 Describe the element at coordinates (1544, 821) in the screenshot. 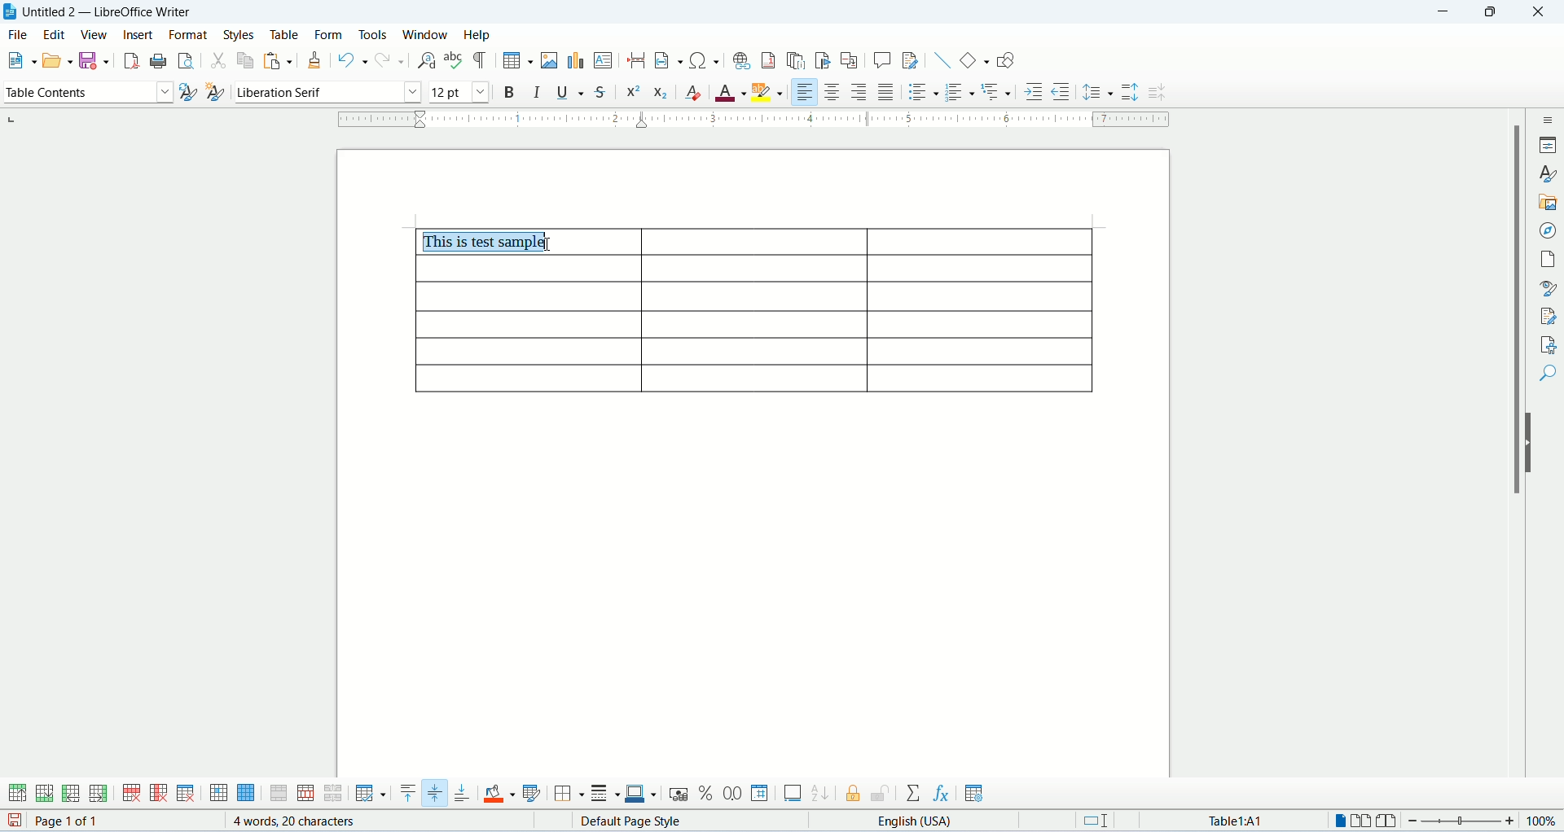

I see `zoom percemt` at that location.